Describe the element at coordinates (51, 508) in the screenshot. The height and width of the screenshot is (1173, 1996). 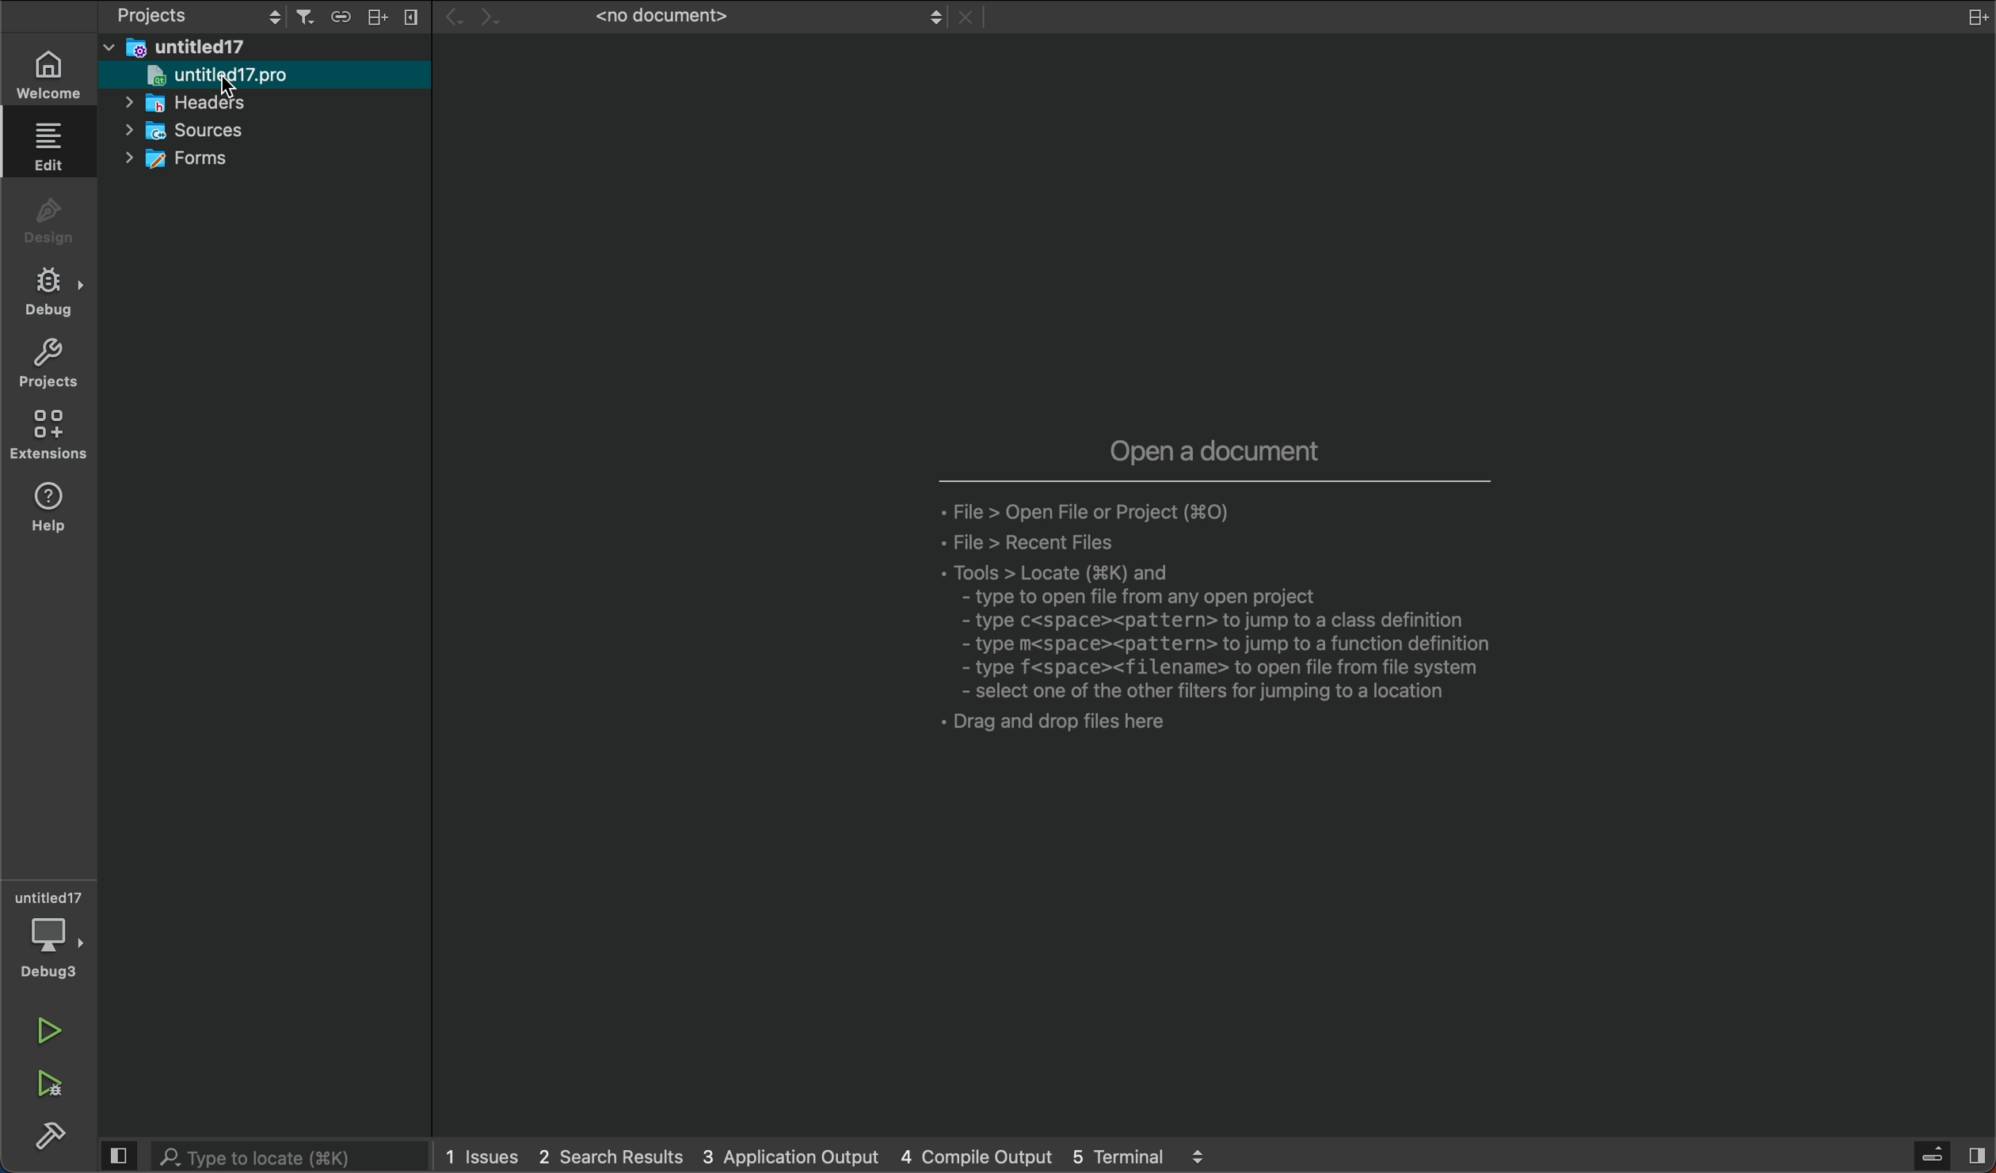
I see `help` at that location.